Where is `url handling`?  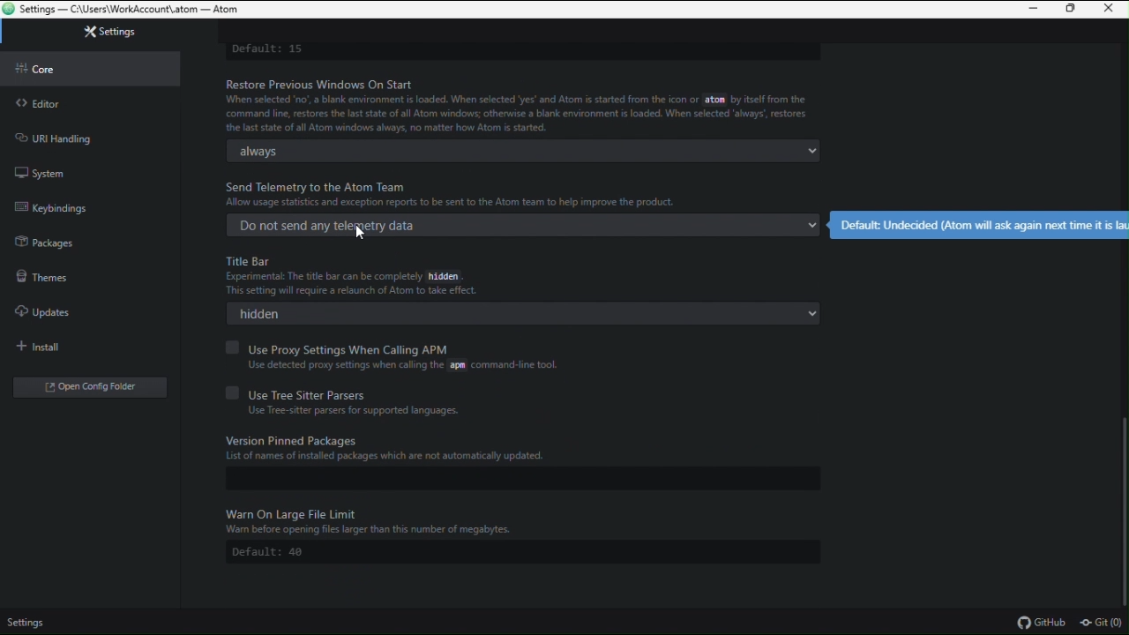 url handling is located at coordinates (93, 136).